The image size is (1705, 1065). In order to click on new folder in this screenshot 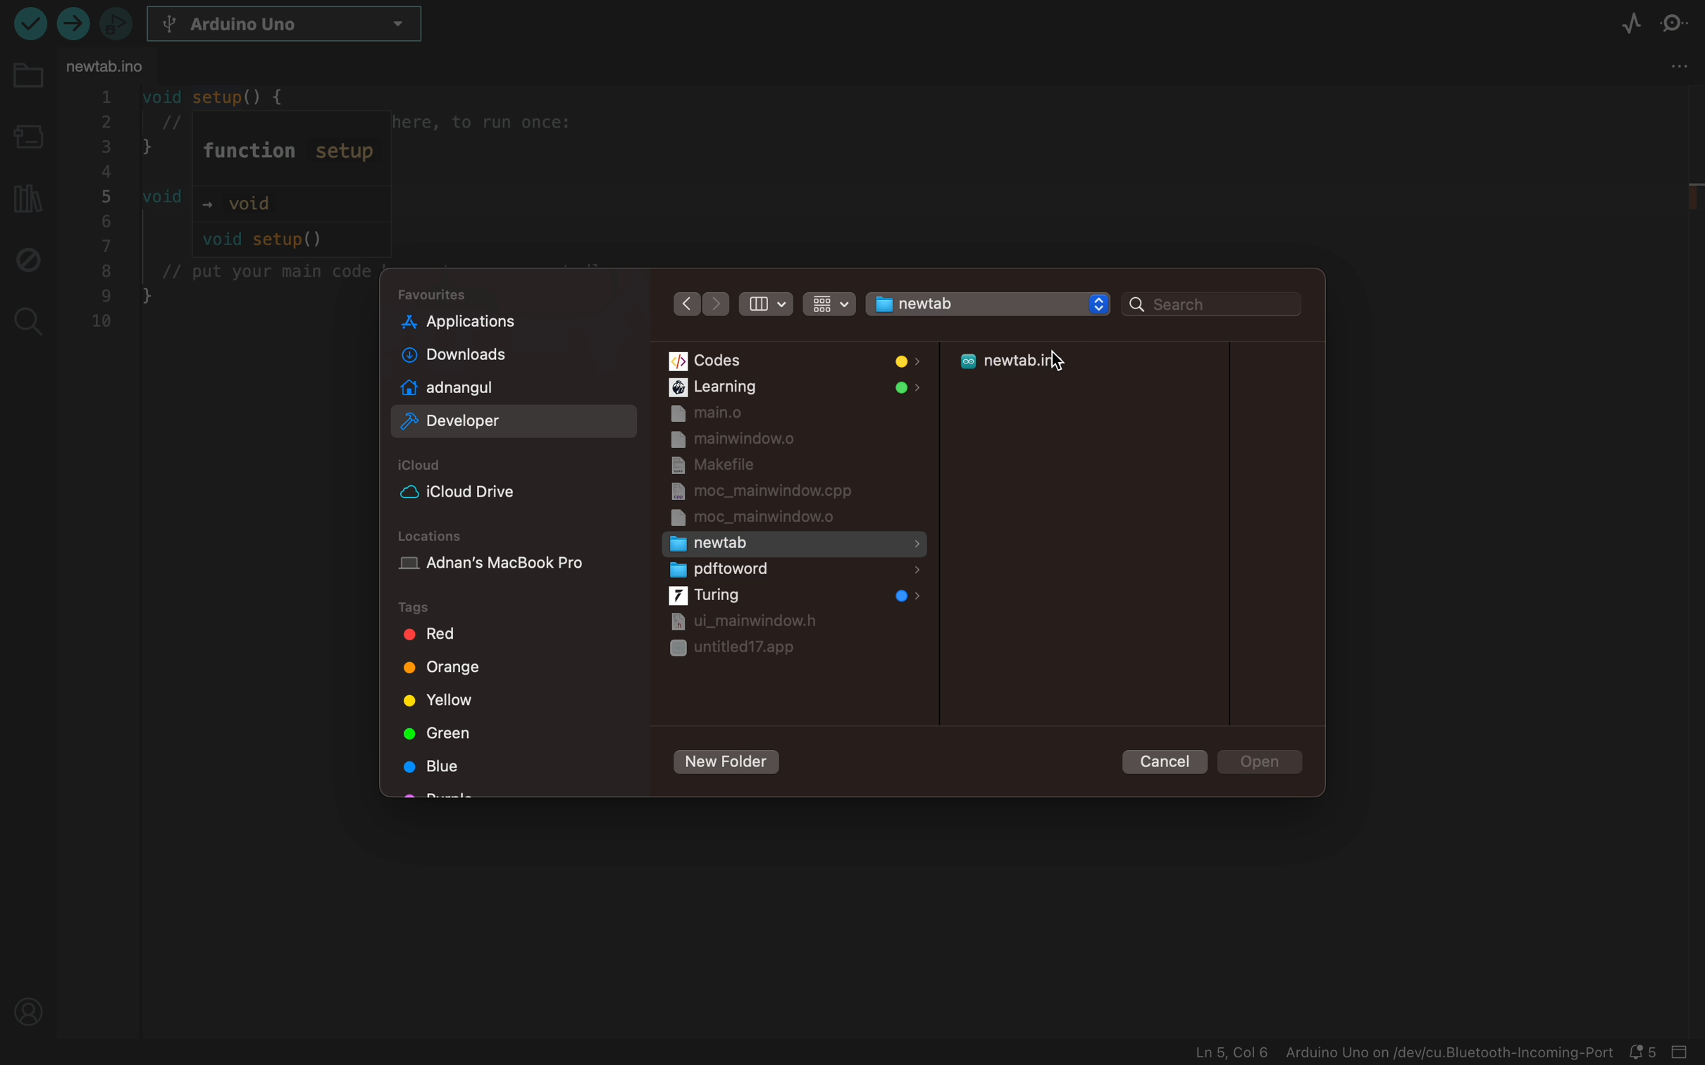, I will do `click(725, 764)`.